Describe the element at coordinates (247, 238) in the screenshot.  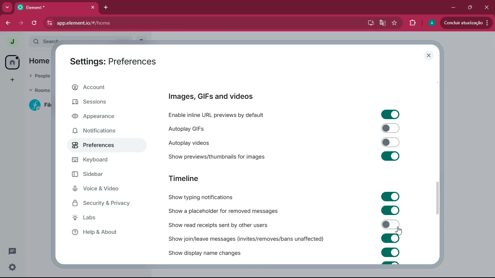
I see `show join/leave messages (invites/removes/bans unaffected)` at that location.